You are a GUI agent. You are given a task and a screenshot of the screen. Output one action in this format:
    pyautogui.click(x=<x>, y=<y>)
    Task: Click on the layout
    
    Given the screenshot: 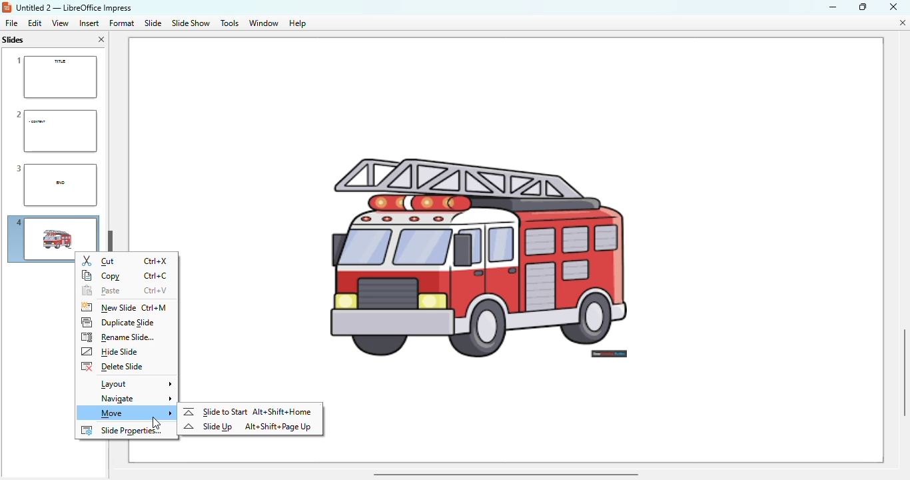 What is the action you would take?
    pyautogui.click(x=134, y=384)
    